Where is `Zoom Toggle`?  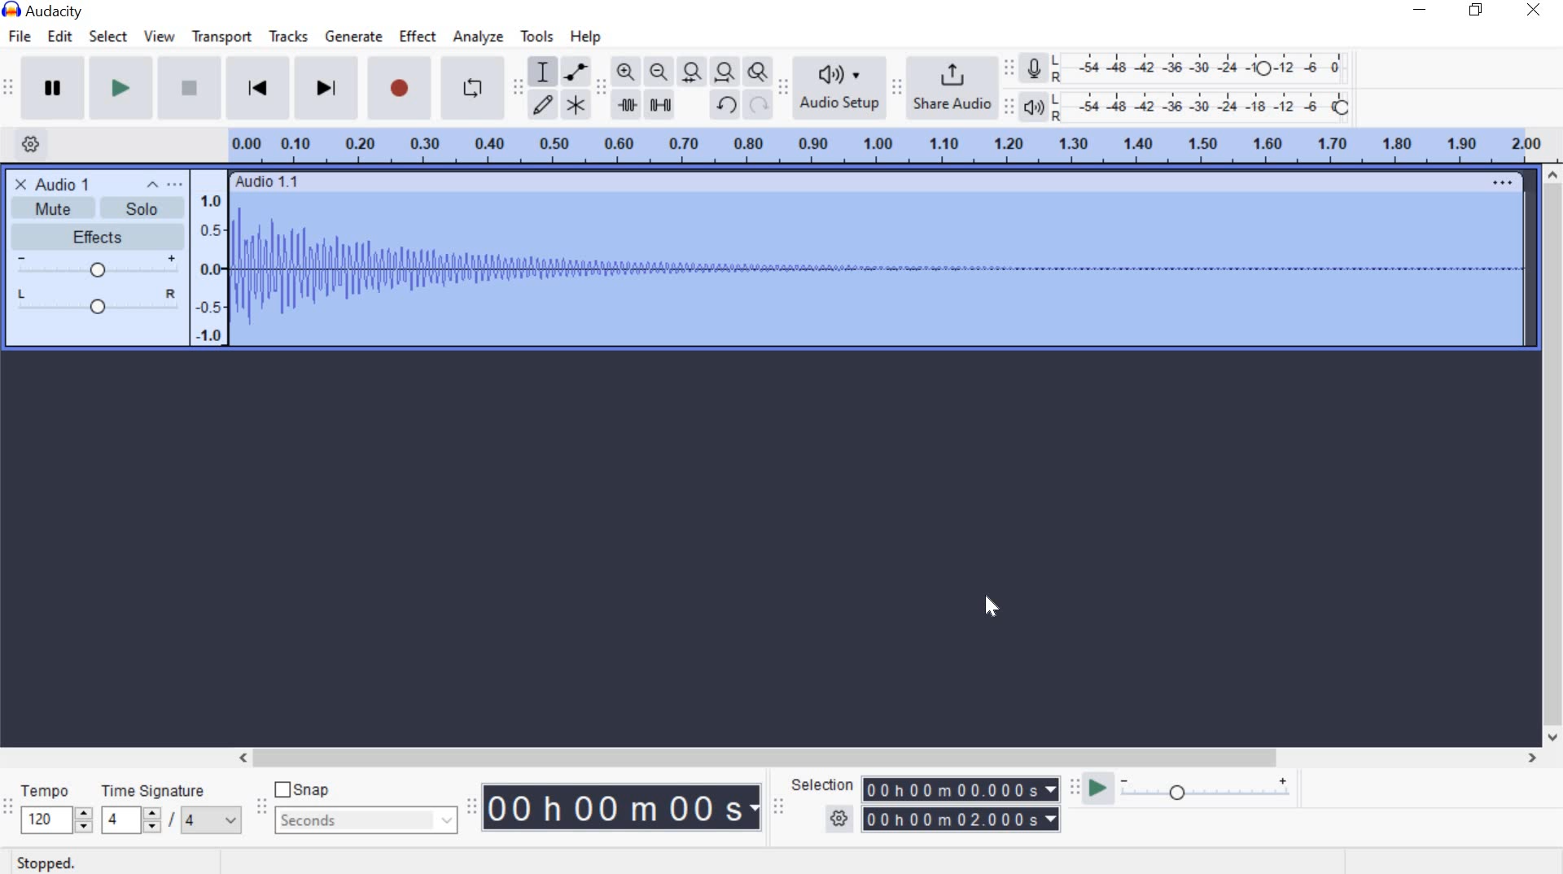 Zoom Toggle is located at coordinates (756, 71).